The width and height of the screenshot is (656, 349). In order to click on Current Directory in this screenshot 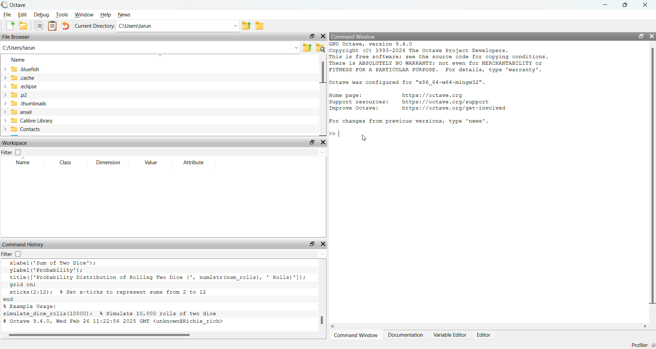, I will do `click(95, 26)`.